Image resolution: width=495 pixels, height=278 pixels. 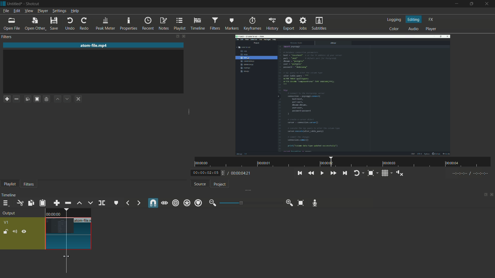 What do you see at coordinates (58, 99) in the screenshot?
I see `move filter up` at bounding box center [58, 99].